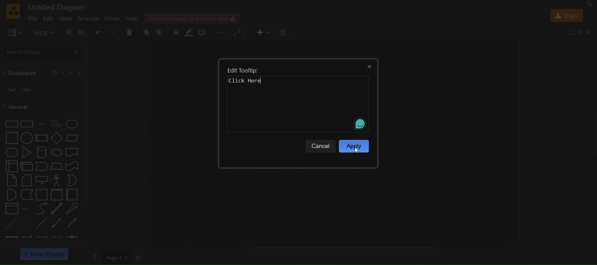  Describe the element at coordinates (570, 32) in the screenshot. I see `fullscreen` at that location.